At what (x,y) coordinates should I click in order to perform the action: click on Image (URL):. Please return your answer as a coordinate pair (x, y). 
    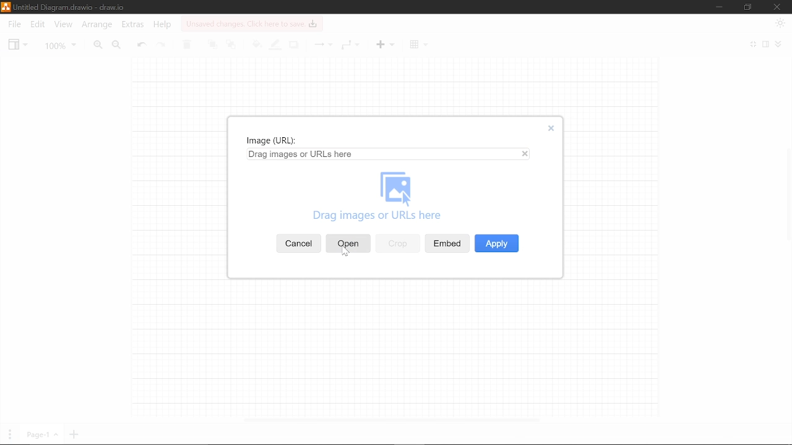
    Looking at the image, I should click on (272, 141).